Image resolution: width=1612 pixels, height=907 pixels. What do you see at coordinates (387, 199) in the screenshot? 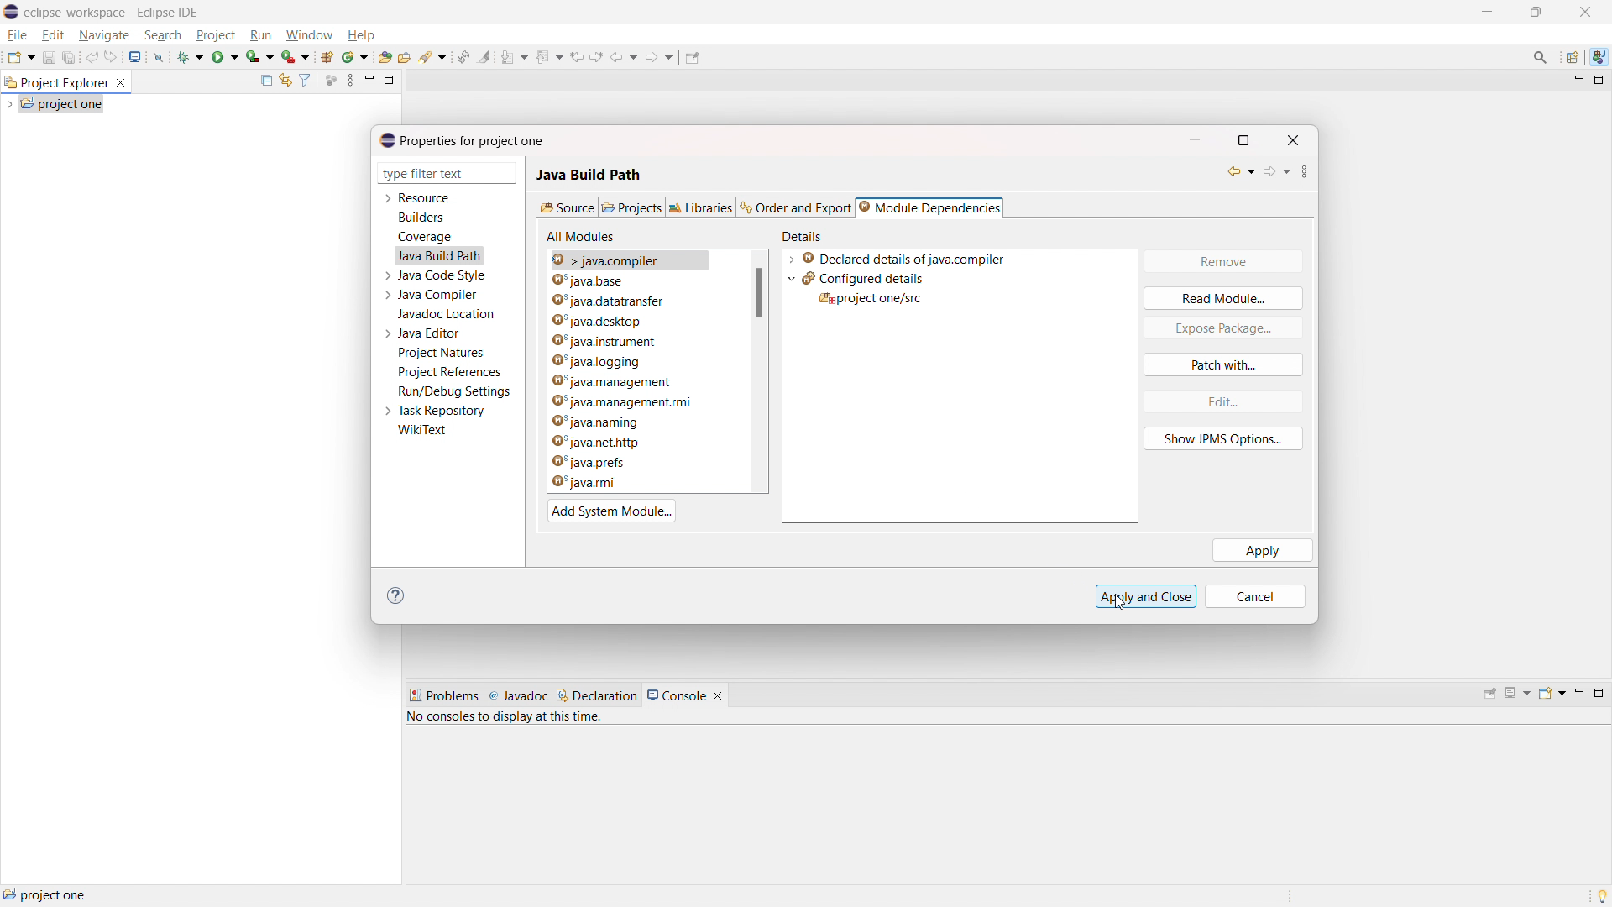
I see `expand resource` at bounding box center [387, 199].